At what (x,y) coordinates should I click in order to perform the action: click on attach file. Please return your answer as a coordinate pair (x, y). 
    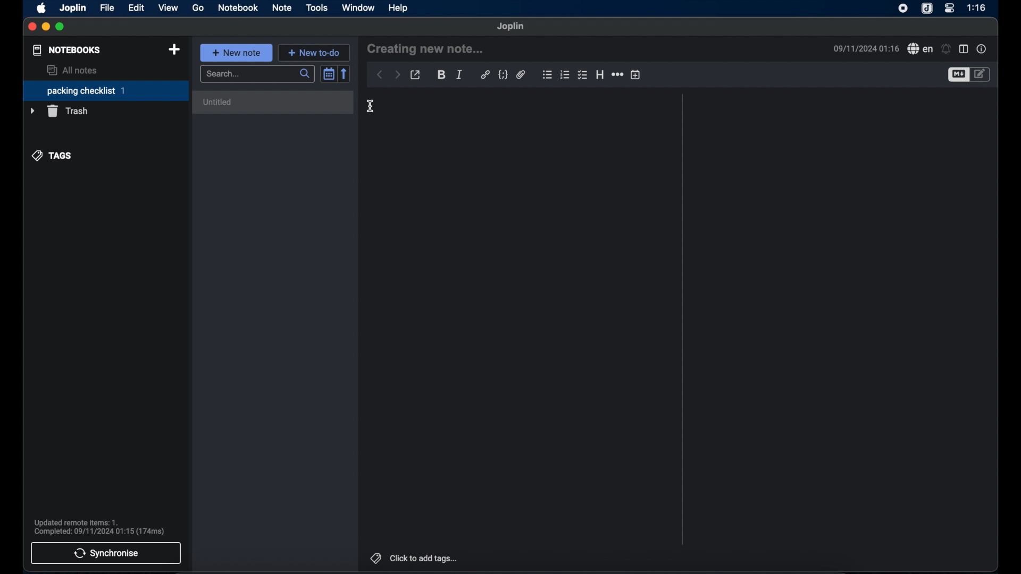
    Looking at the image, I should click on (521, 74).